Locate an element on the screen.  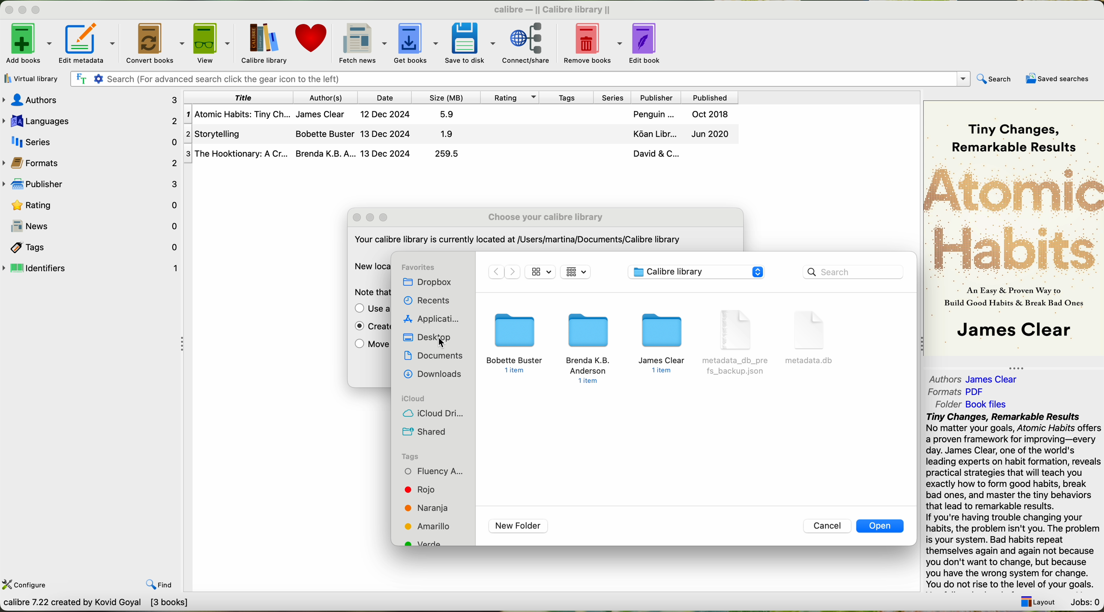
fetch news is located at coordinates (361, 42).